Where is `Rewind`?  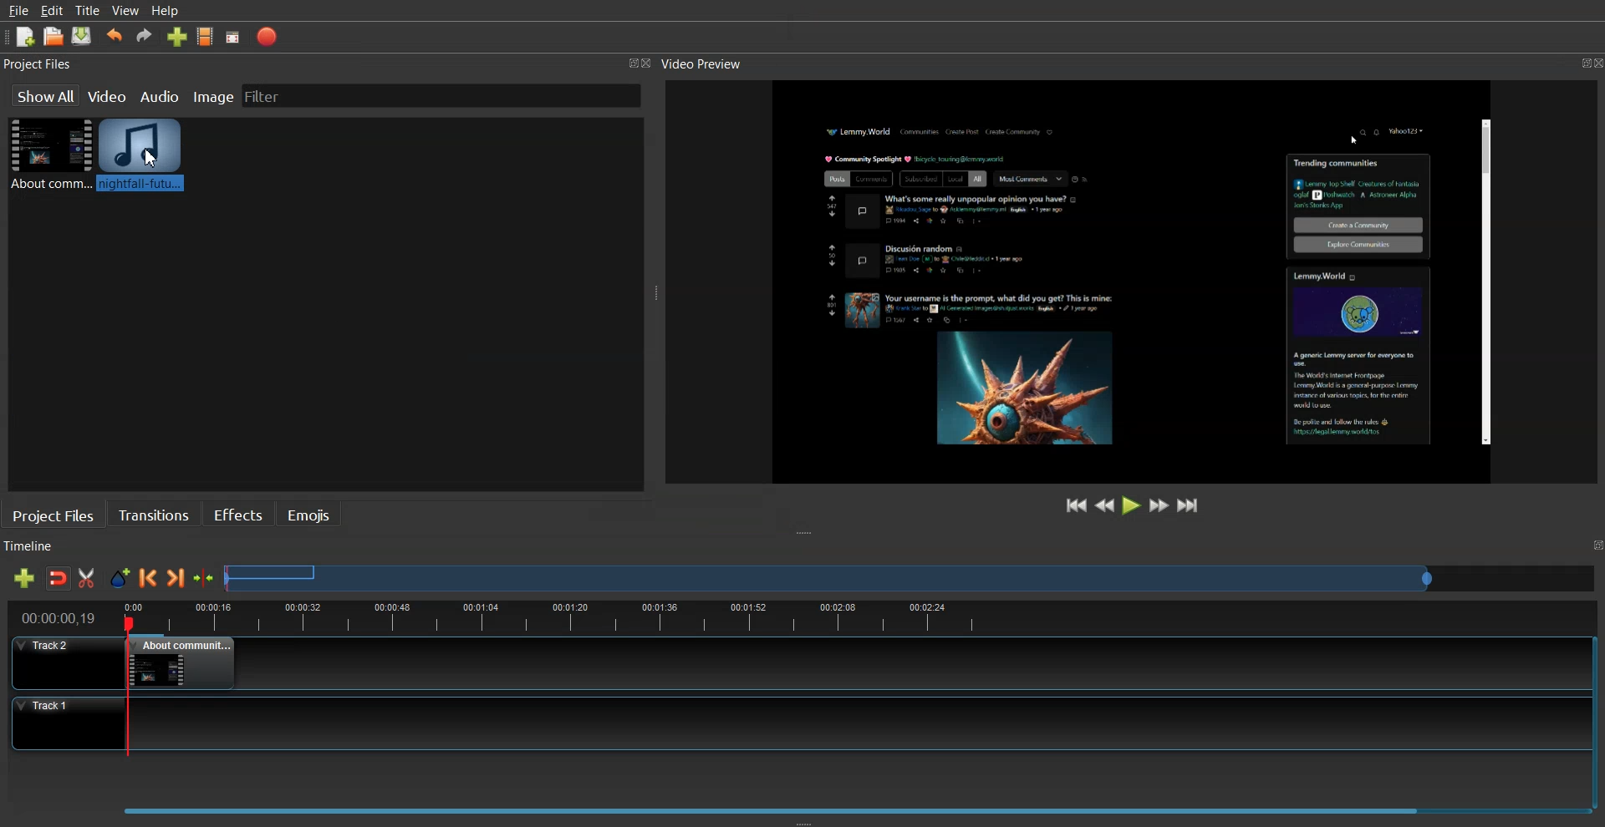 Rewind is located at coordinates (1105, 504).